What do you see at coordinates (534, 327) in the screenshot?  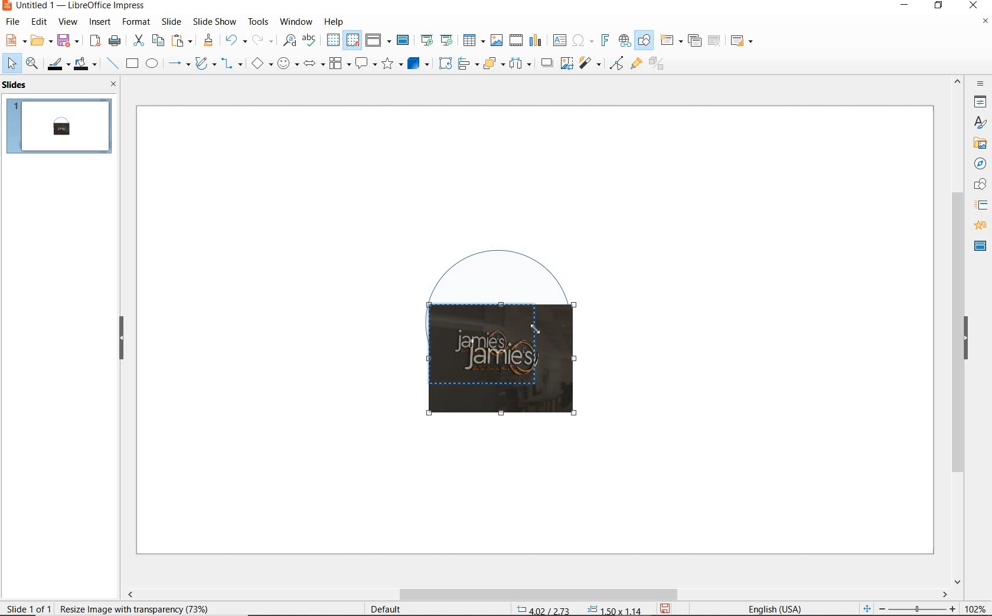 I see `Cursor` at bounding box center [534, 327].